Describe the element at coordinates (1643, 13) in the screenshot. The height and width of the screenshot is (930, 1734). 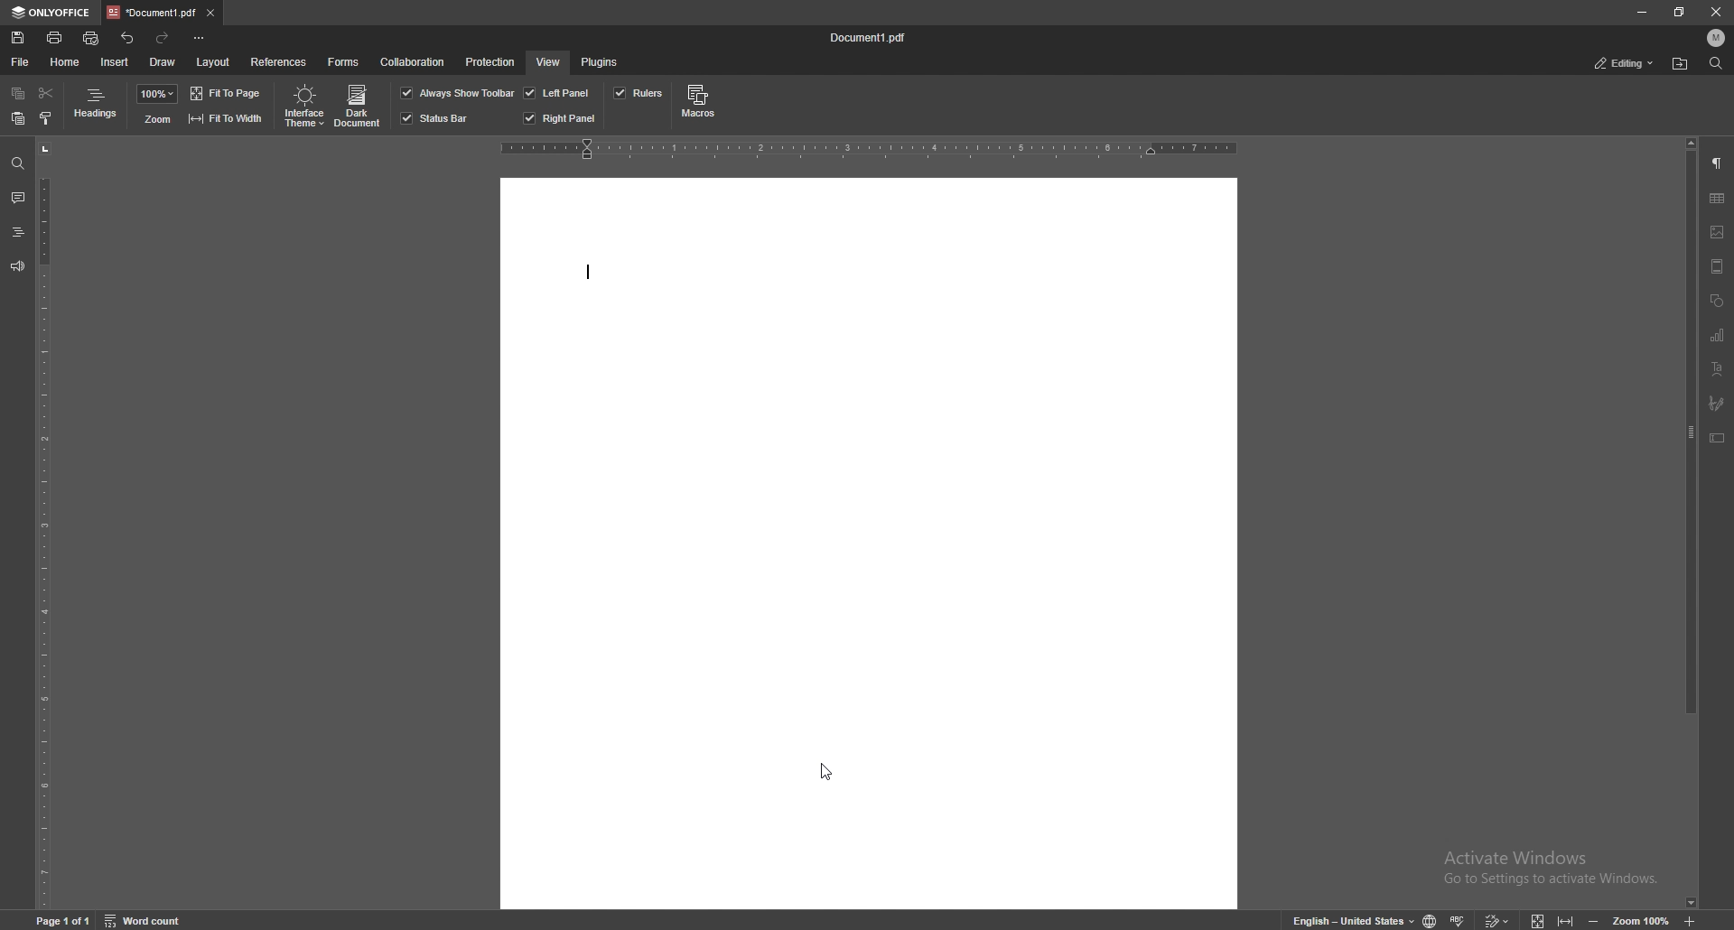
I see `minimize` at that location.